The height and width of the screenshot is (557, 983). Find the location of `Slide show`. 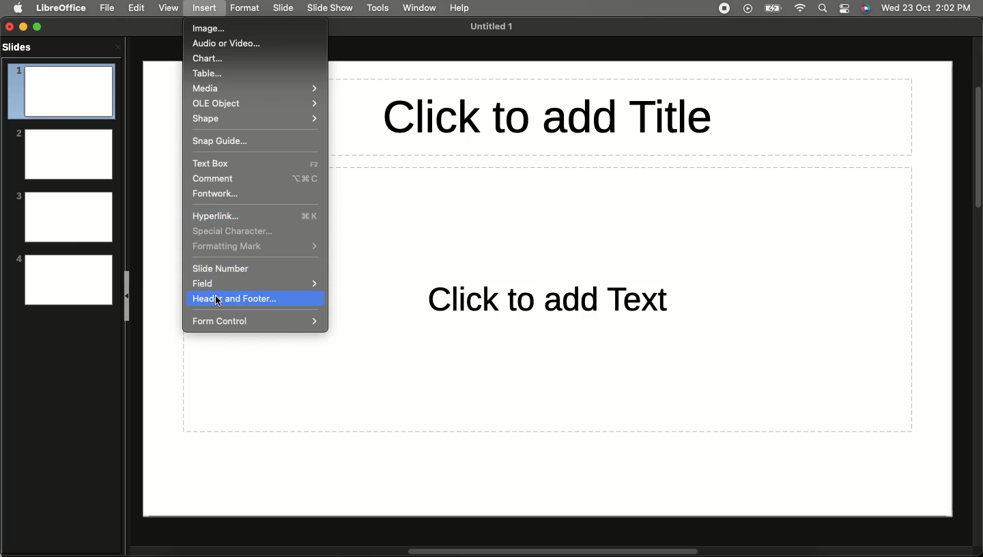

Slide show is located at coordinates (332, 8).